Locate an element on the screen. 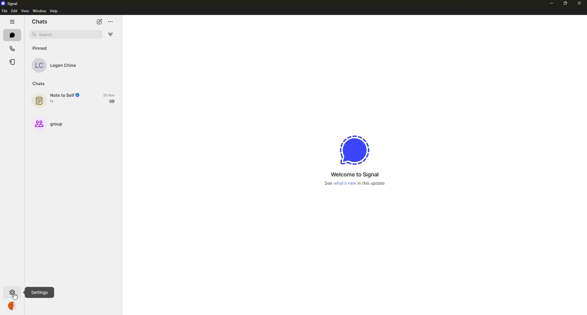 The width and height of the screenshot is (587, 315). Welcome to Signal is located at coordinates (353, 174).